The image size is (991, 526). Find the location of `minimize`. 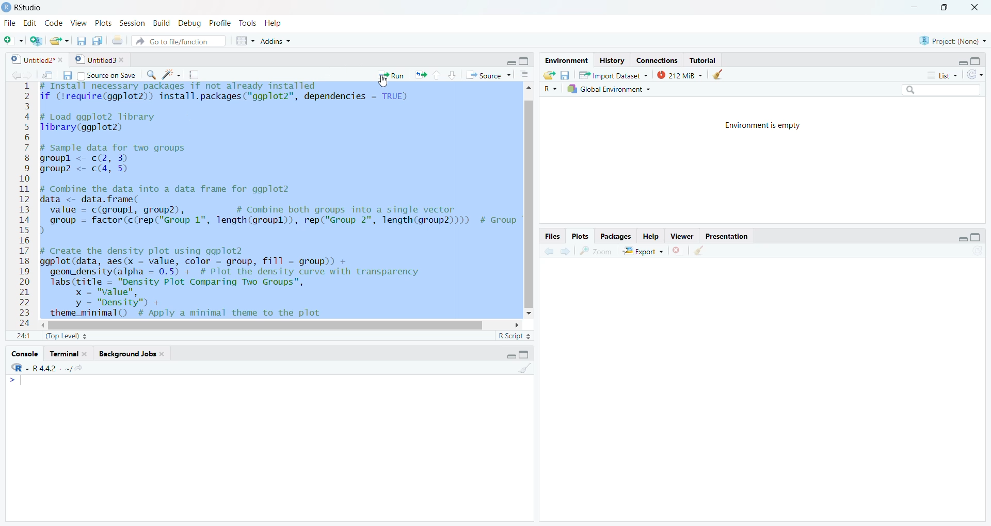

minimize is located at coordinates (956, 61).